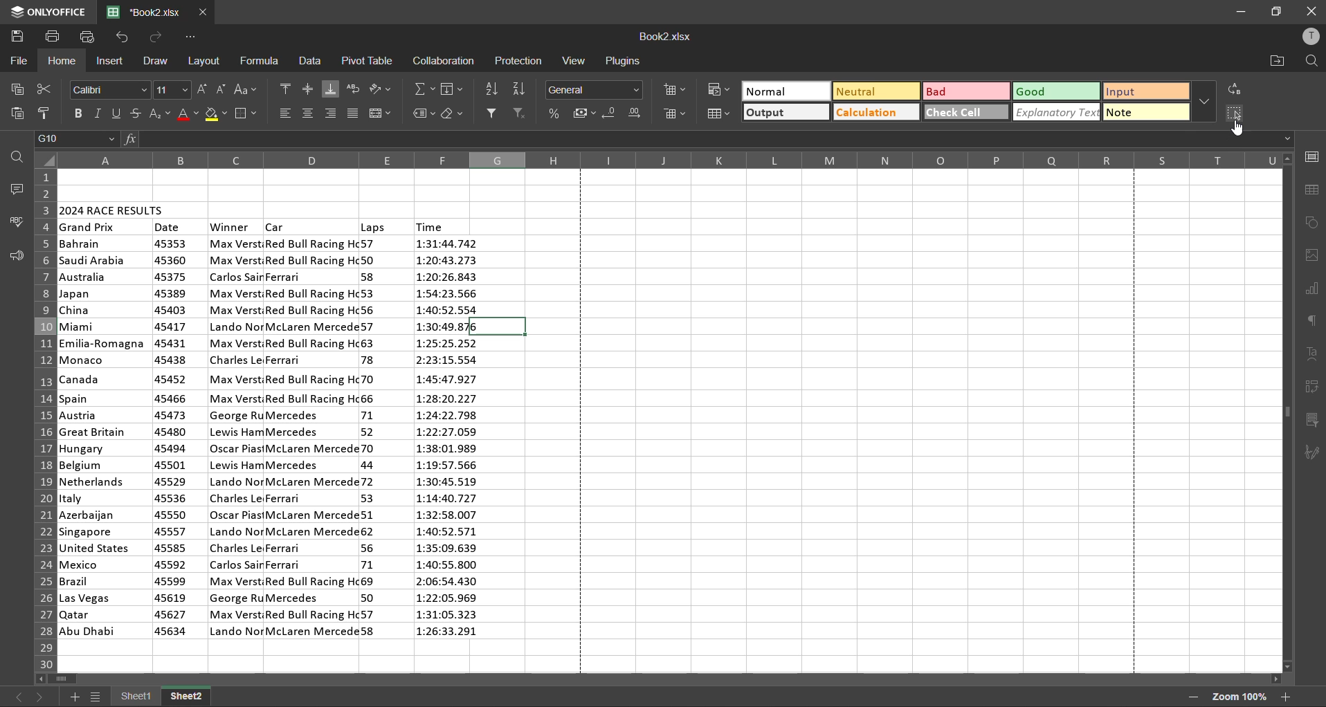  What do you see at coordinates (366, 61) in the screenshot?
I see `pivot table` at bounding box center [366, 61].